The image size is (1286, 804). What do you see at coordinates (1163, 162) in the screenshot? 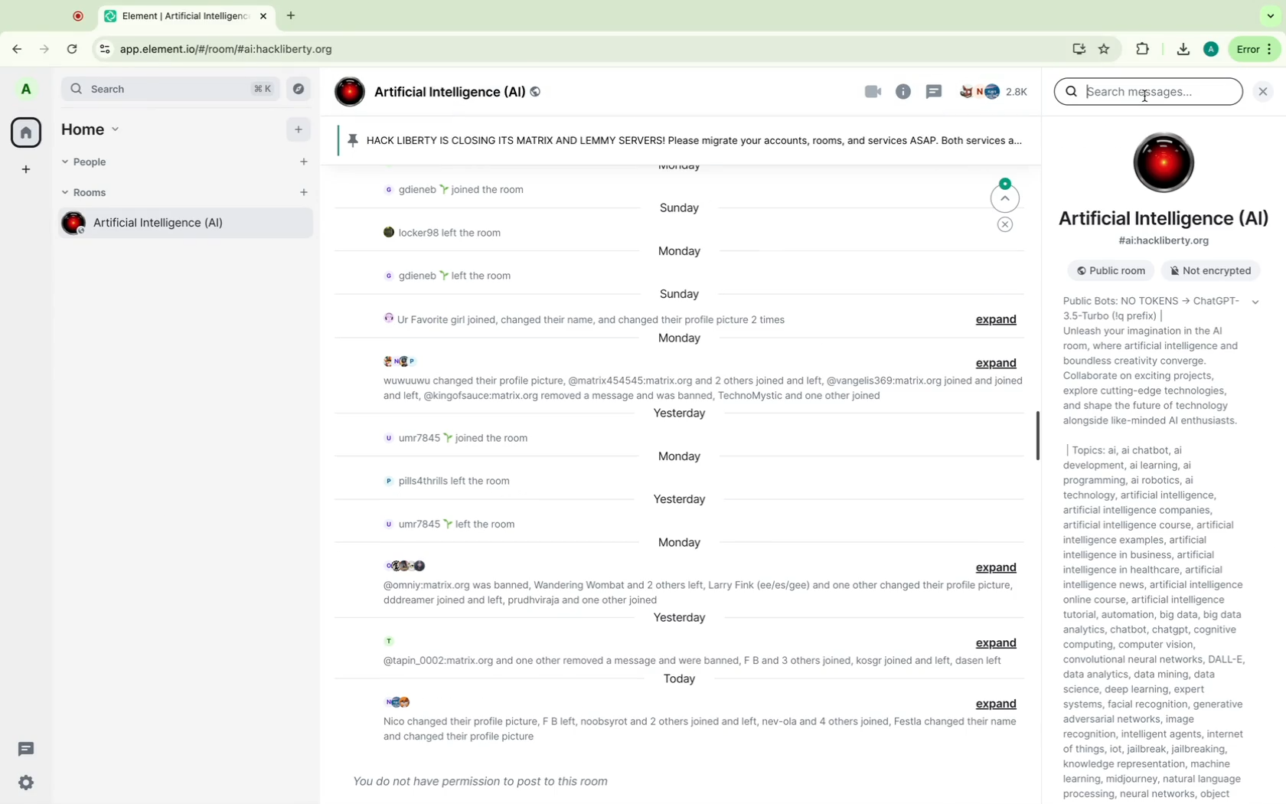
I see `group picture` at bounding box center [1163, 162].